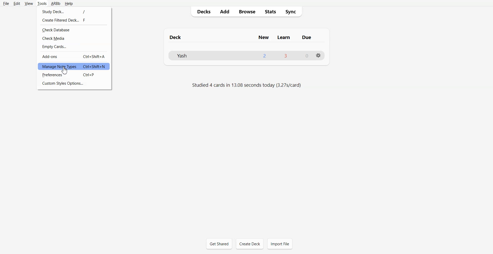  I want to click on Settings, so click(319, 56).